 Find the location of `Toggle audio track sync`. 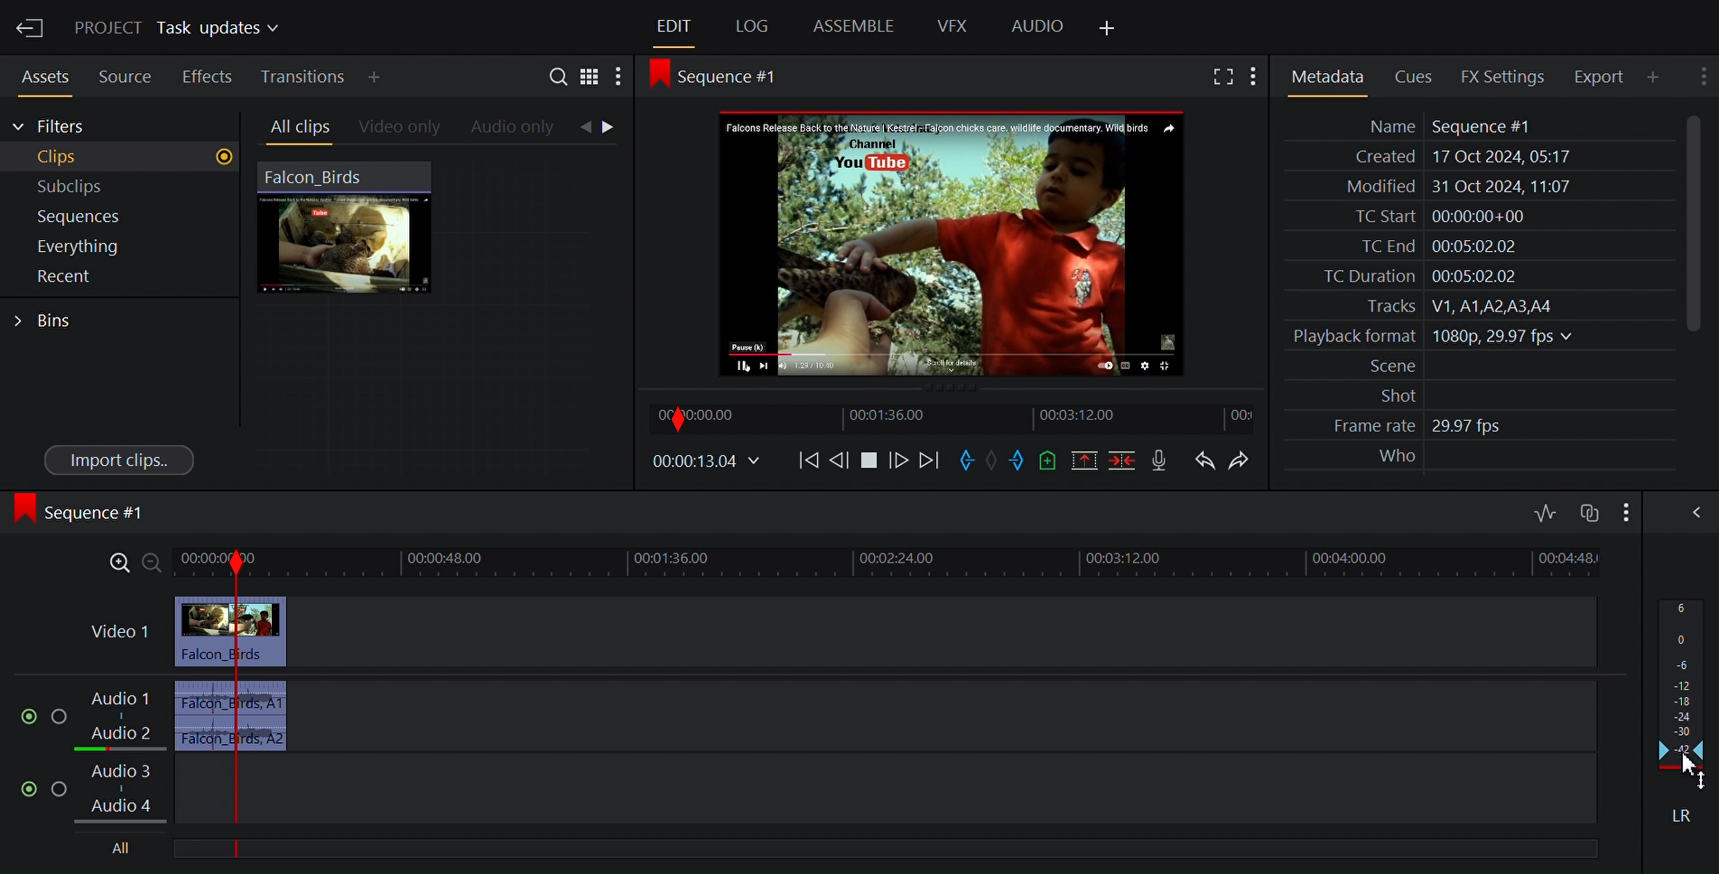

Toggle audio track sync is located at coordinates (1587, 510).